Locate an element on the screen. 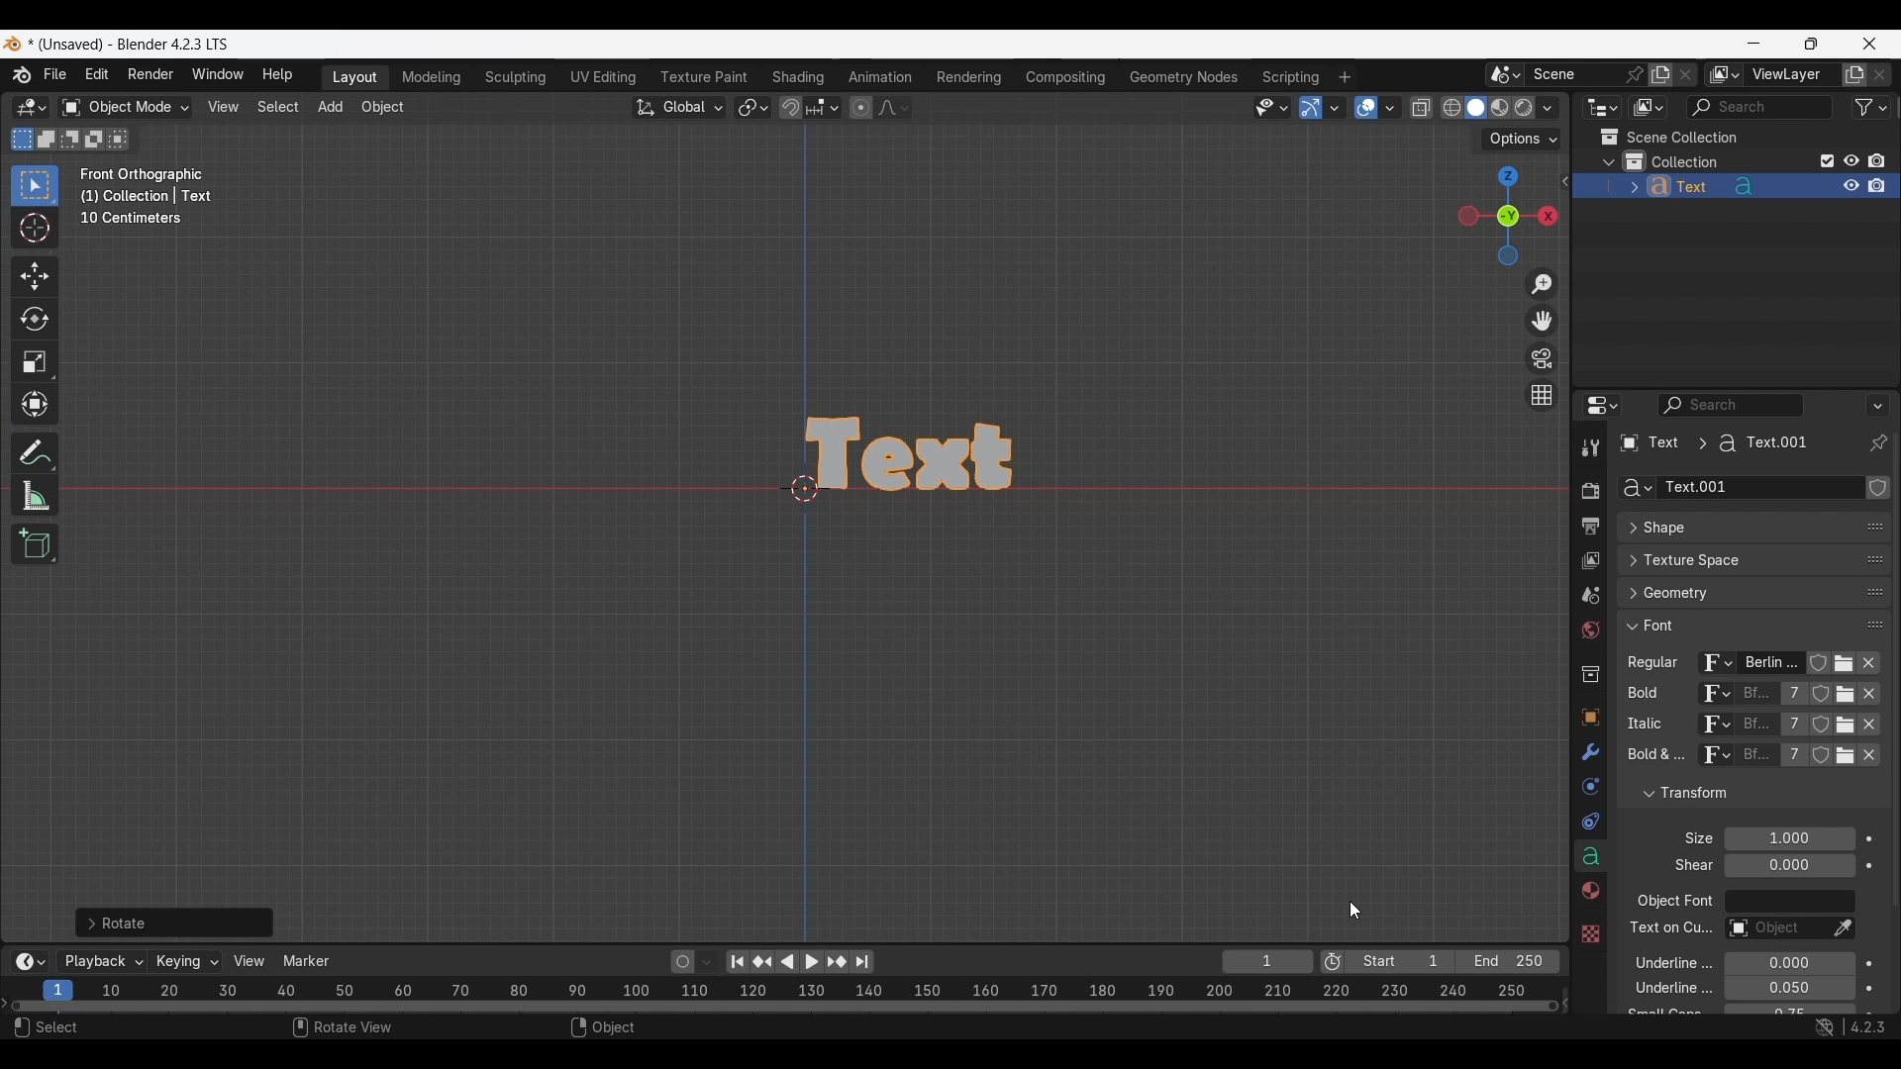 The height and width of the screenshot is (1069, 1901). Viewport shading, solid is located at coordinates (1475, 108).